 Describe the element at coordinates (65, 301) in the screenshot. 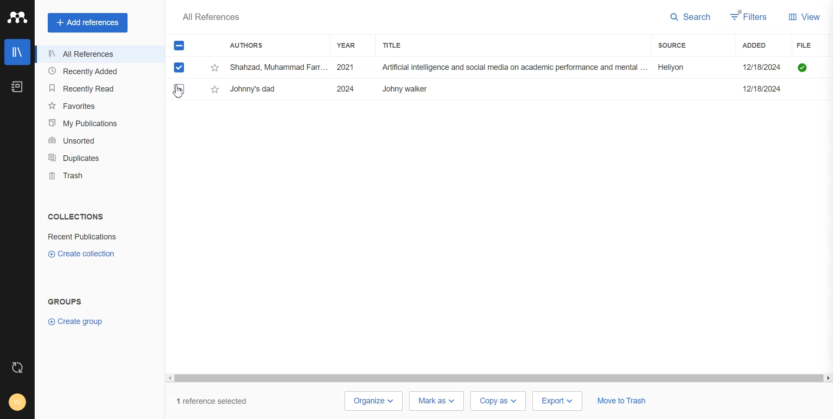

I see `Text 2` at that location.